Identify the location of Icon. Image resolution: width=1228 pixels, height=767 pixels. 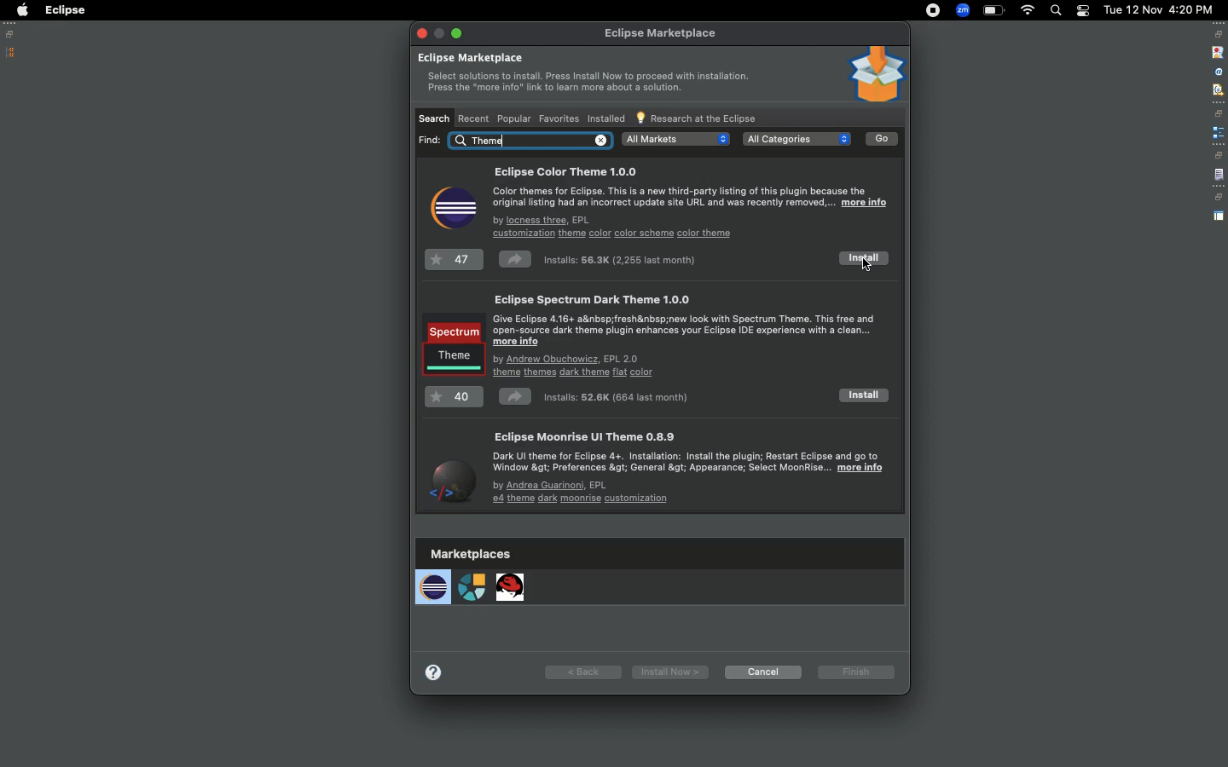
(449, 479).